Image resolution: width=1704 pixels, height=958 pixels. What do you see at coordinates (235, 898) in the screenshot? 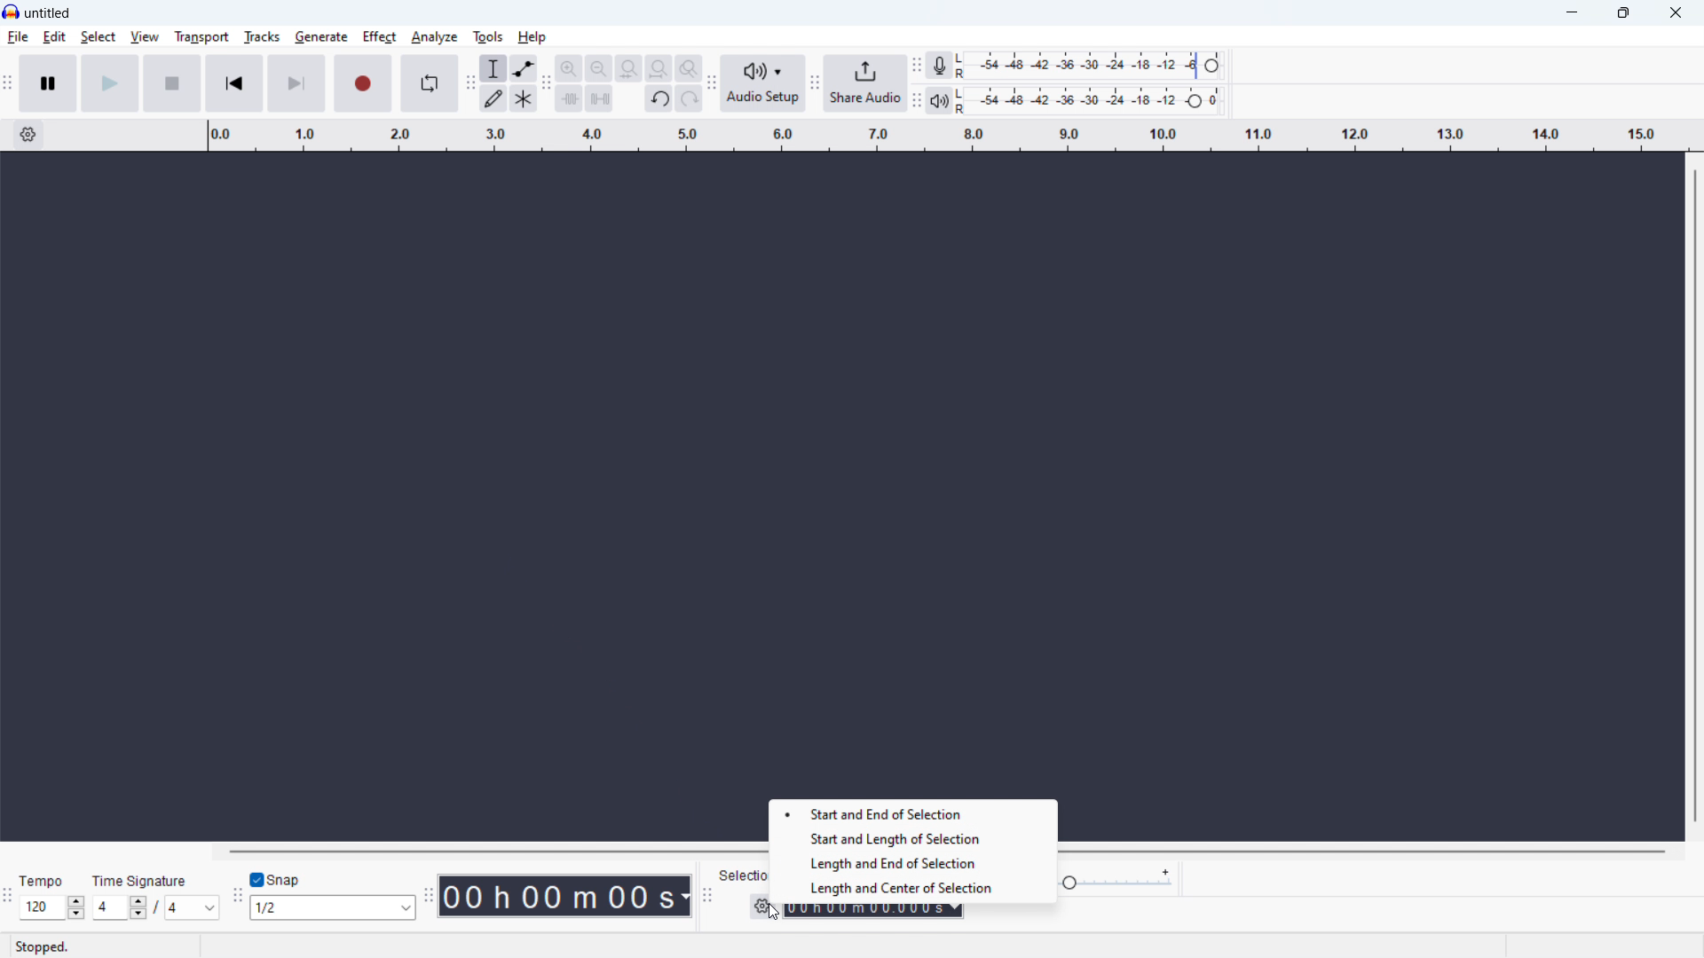
I see `snapping toolbar` at bounding box center [235, 898].